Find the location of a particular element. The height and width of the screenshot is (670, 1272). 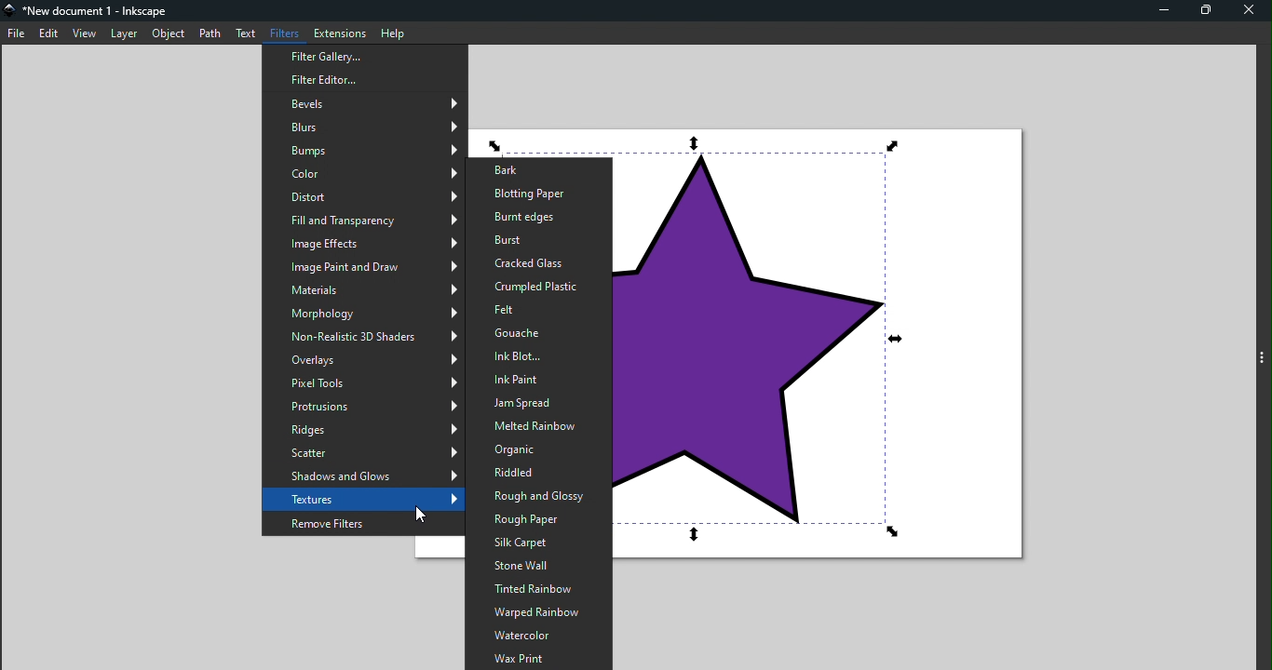

File name is located at coordinates (89, 9).